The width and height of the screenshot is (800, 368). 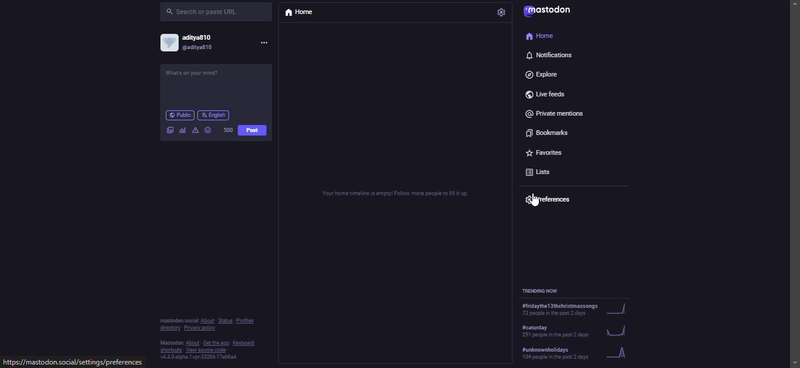 What do you see at coordinates (180, 130) in the screenshot?
I see `polls` at bounding box center [180, 130].